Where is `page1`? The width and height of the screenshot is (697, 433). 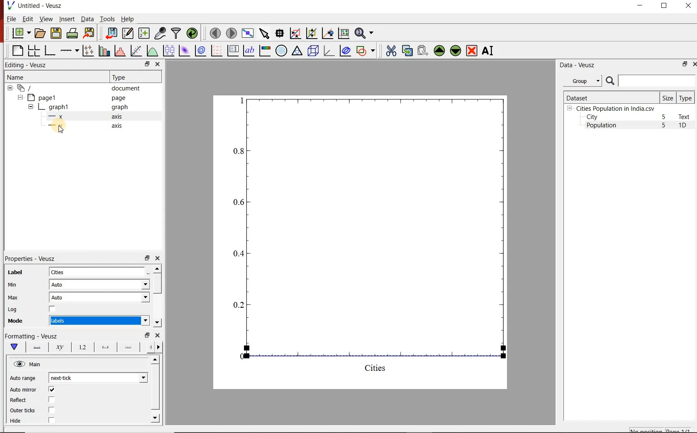 page1 is located at coordinates (74, 97).